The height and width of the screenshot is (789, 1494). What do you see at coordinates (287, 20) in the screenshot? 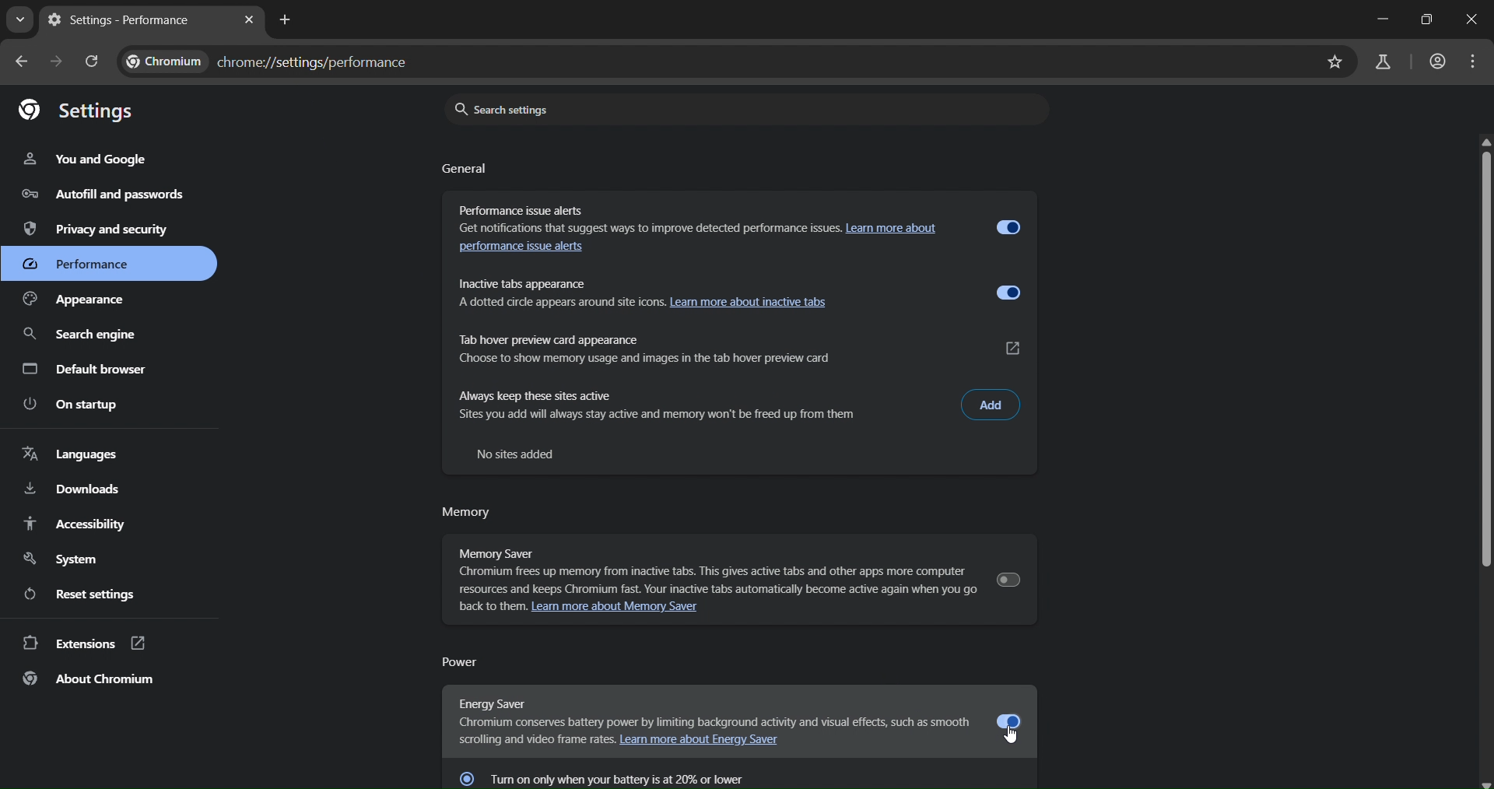
I see `new tab` at bounding box center [287, 20].